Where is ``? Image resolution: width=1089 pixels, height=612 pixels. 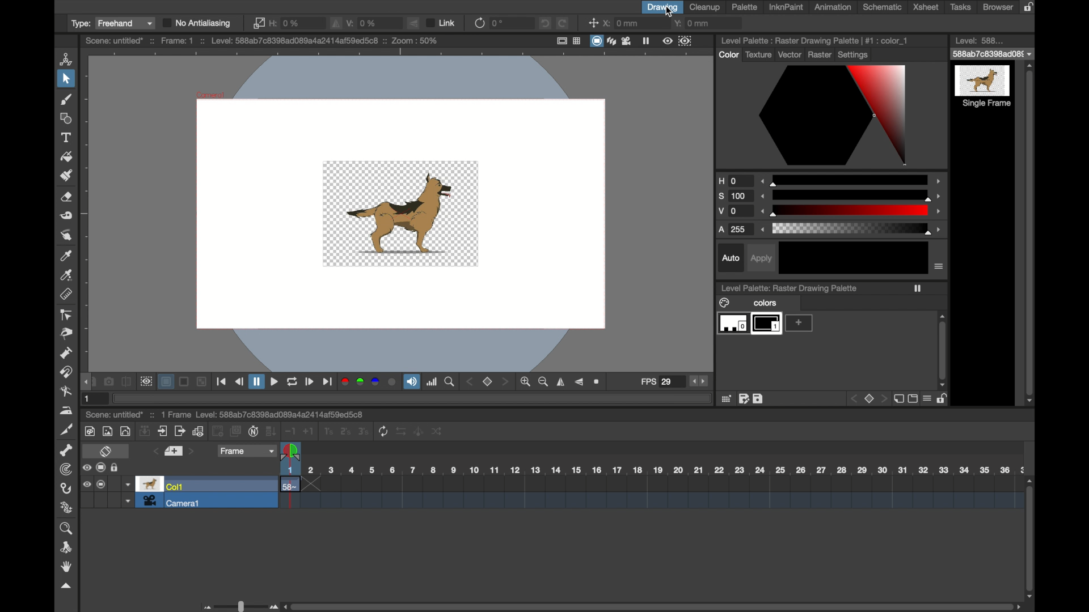  is located at coordinates (854, 195).